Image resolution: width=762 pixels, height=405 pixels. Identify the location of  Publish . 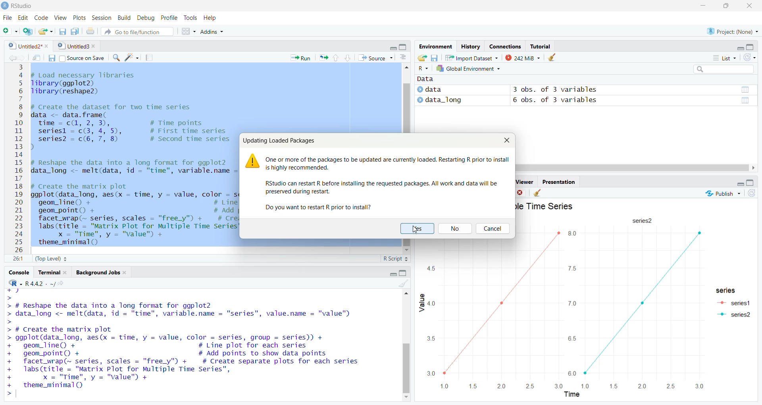
(722, 193).